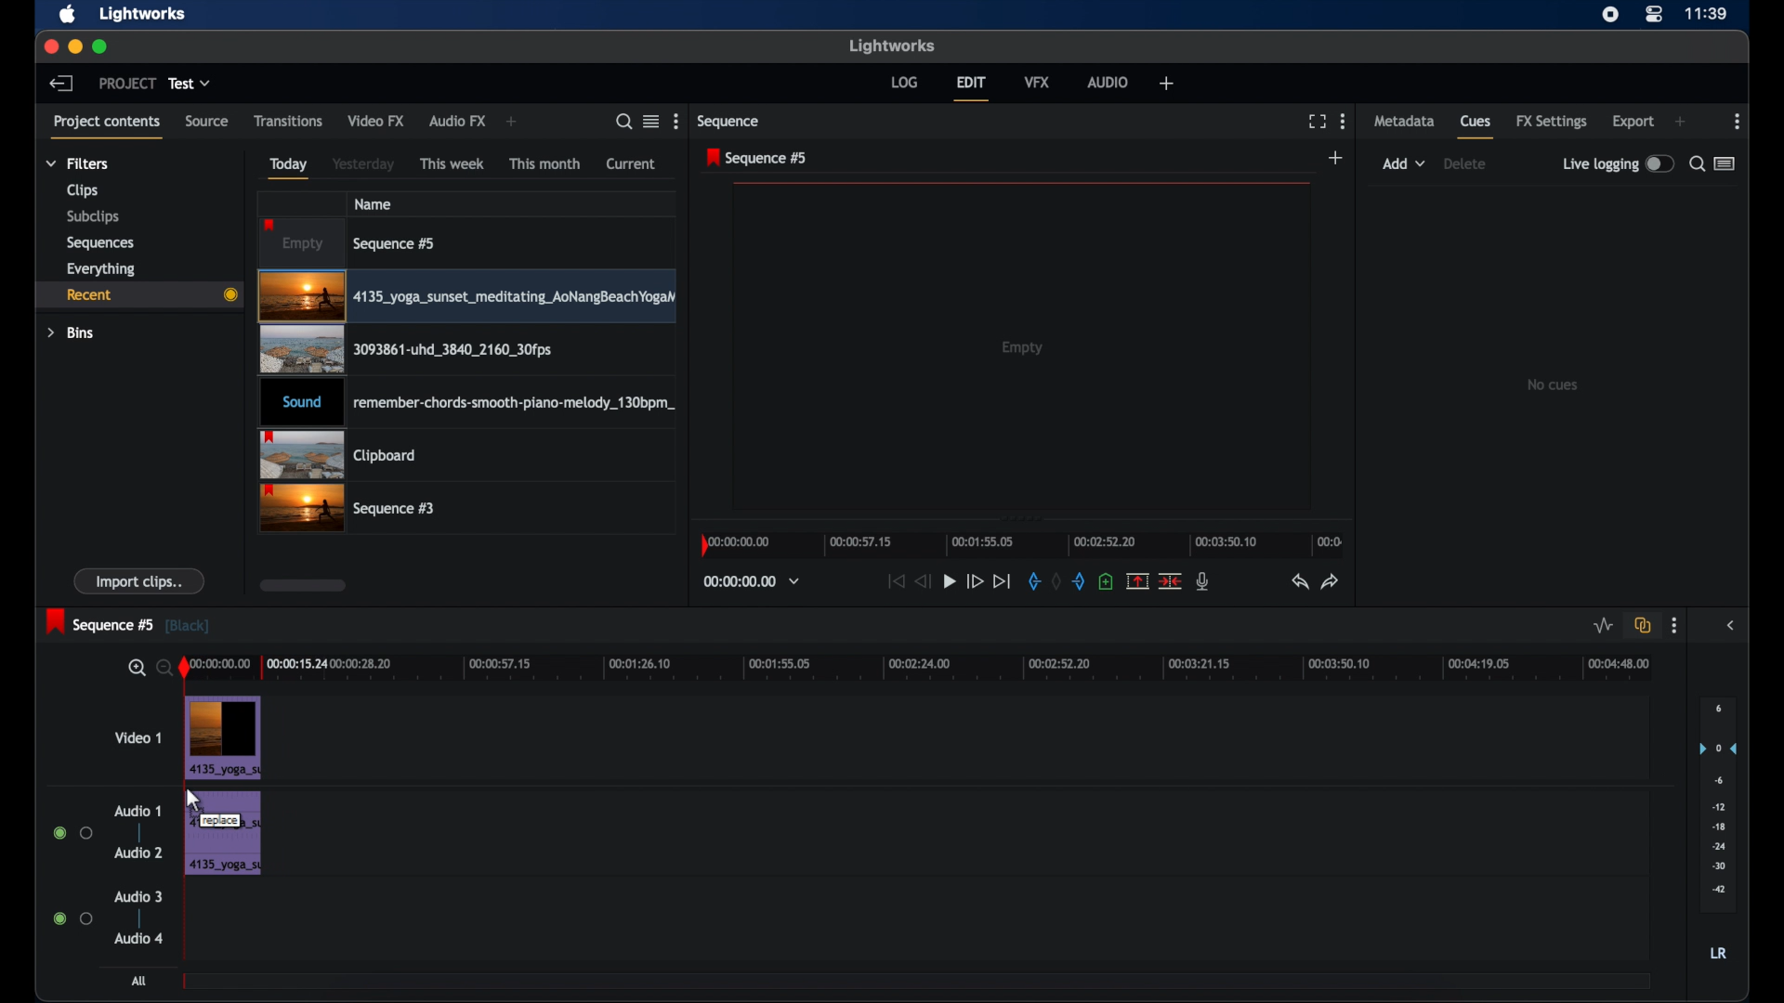  I want to click on vfx, so click(1038, 84).